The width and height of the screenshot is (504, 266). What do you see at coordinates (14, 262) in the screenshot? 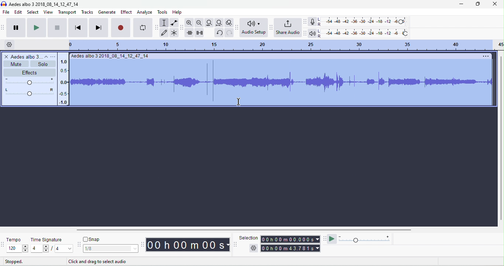
I see `stopped` at bounding box center [14, 262].